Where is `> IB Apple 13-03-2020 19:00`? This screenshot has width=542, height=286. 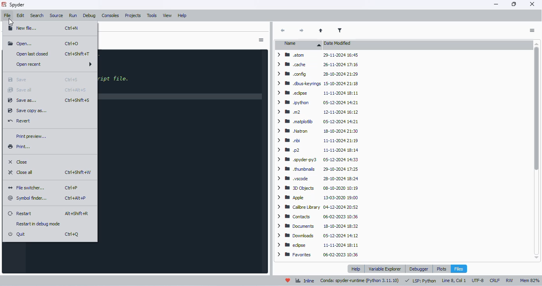 > IB Apple 13-03-2020 19:00 is located at coordinates (317, 198).